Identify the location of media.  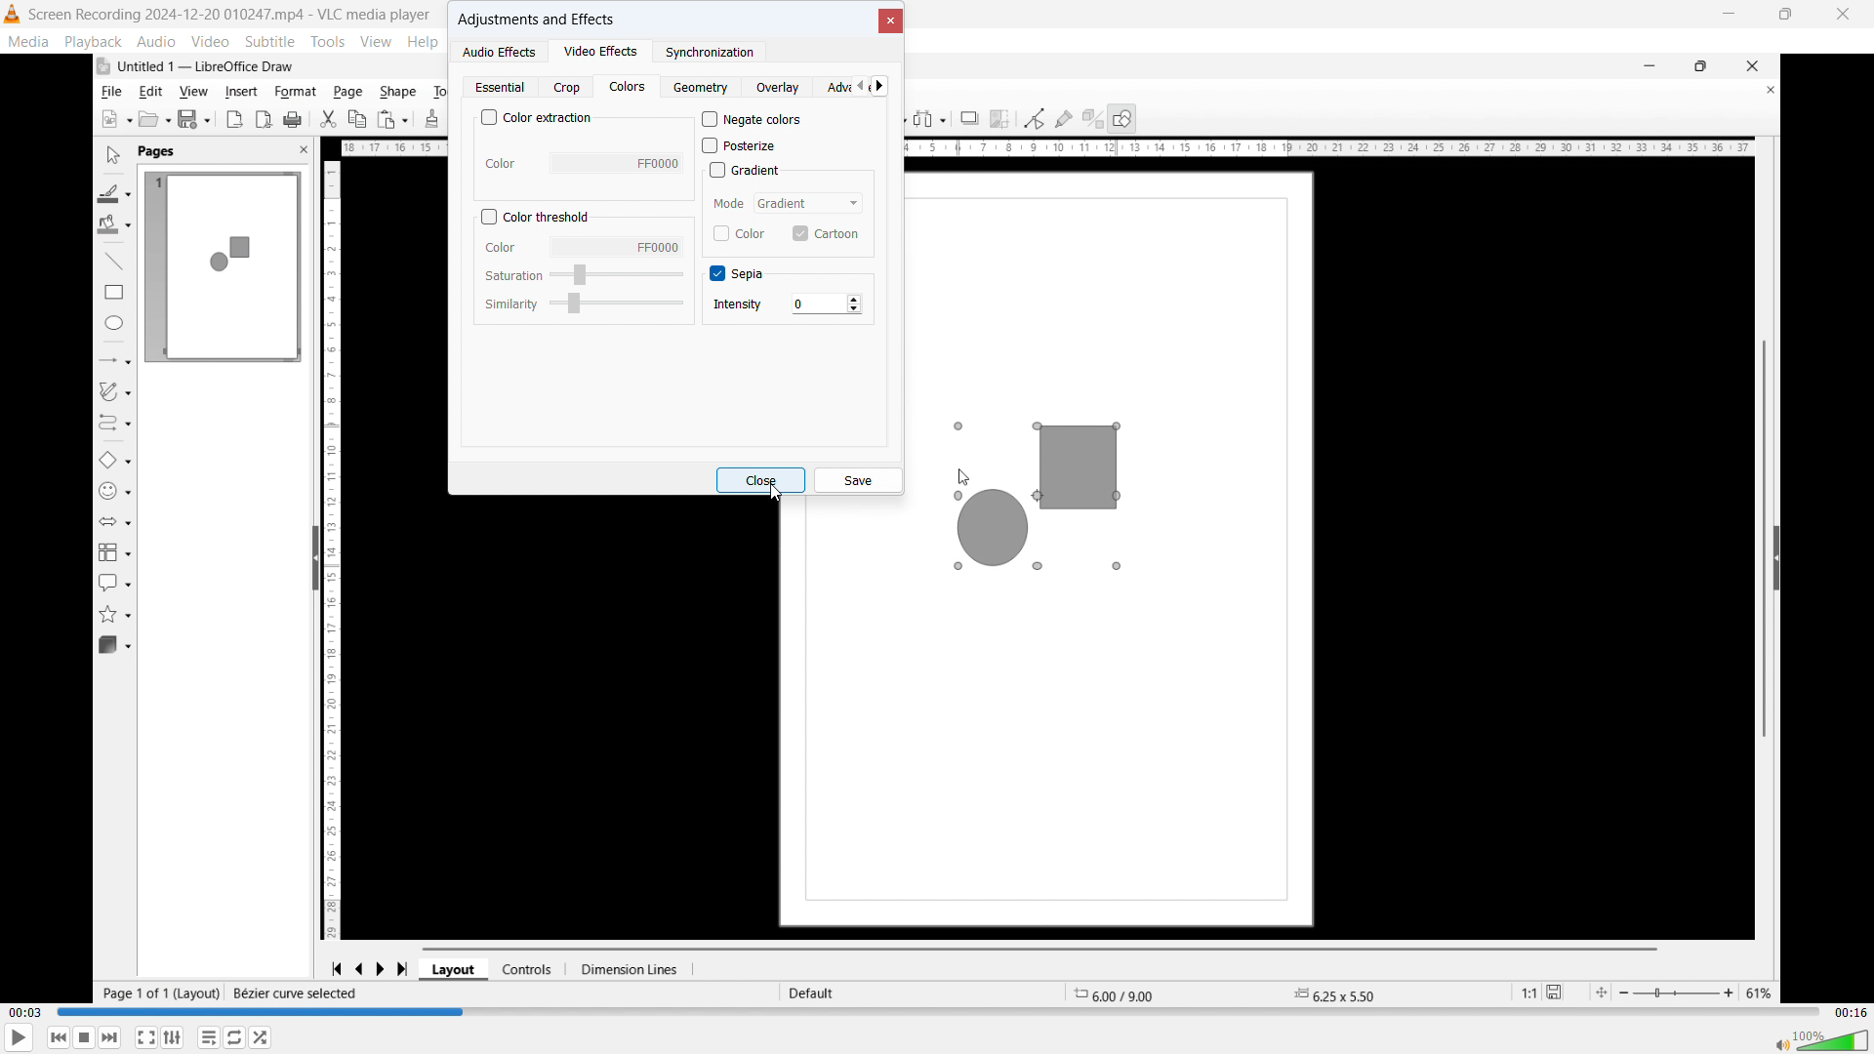
(28, 40).